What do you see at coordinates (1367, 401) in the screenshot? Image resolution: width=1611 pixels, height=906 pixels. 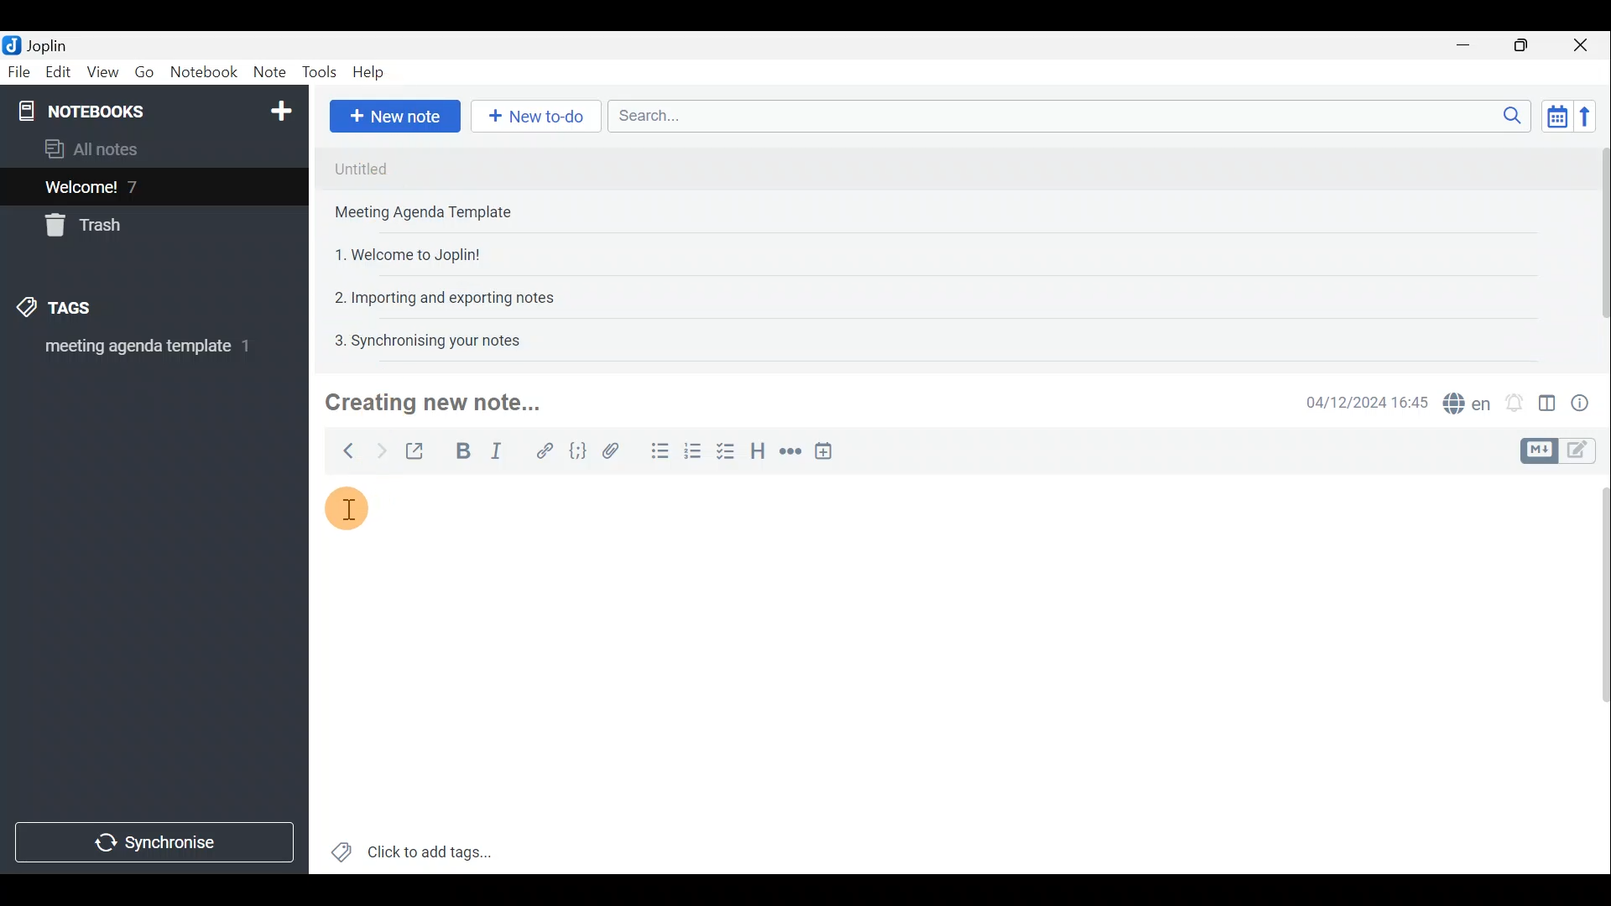 I see `Date & time` at bounding box center [1367, 401].